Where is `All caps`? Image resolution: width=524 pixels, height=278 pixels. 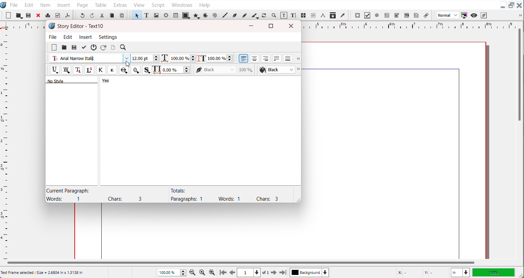 All caps is located at coordinates (101, 70).